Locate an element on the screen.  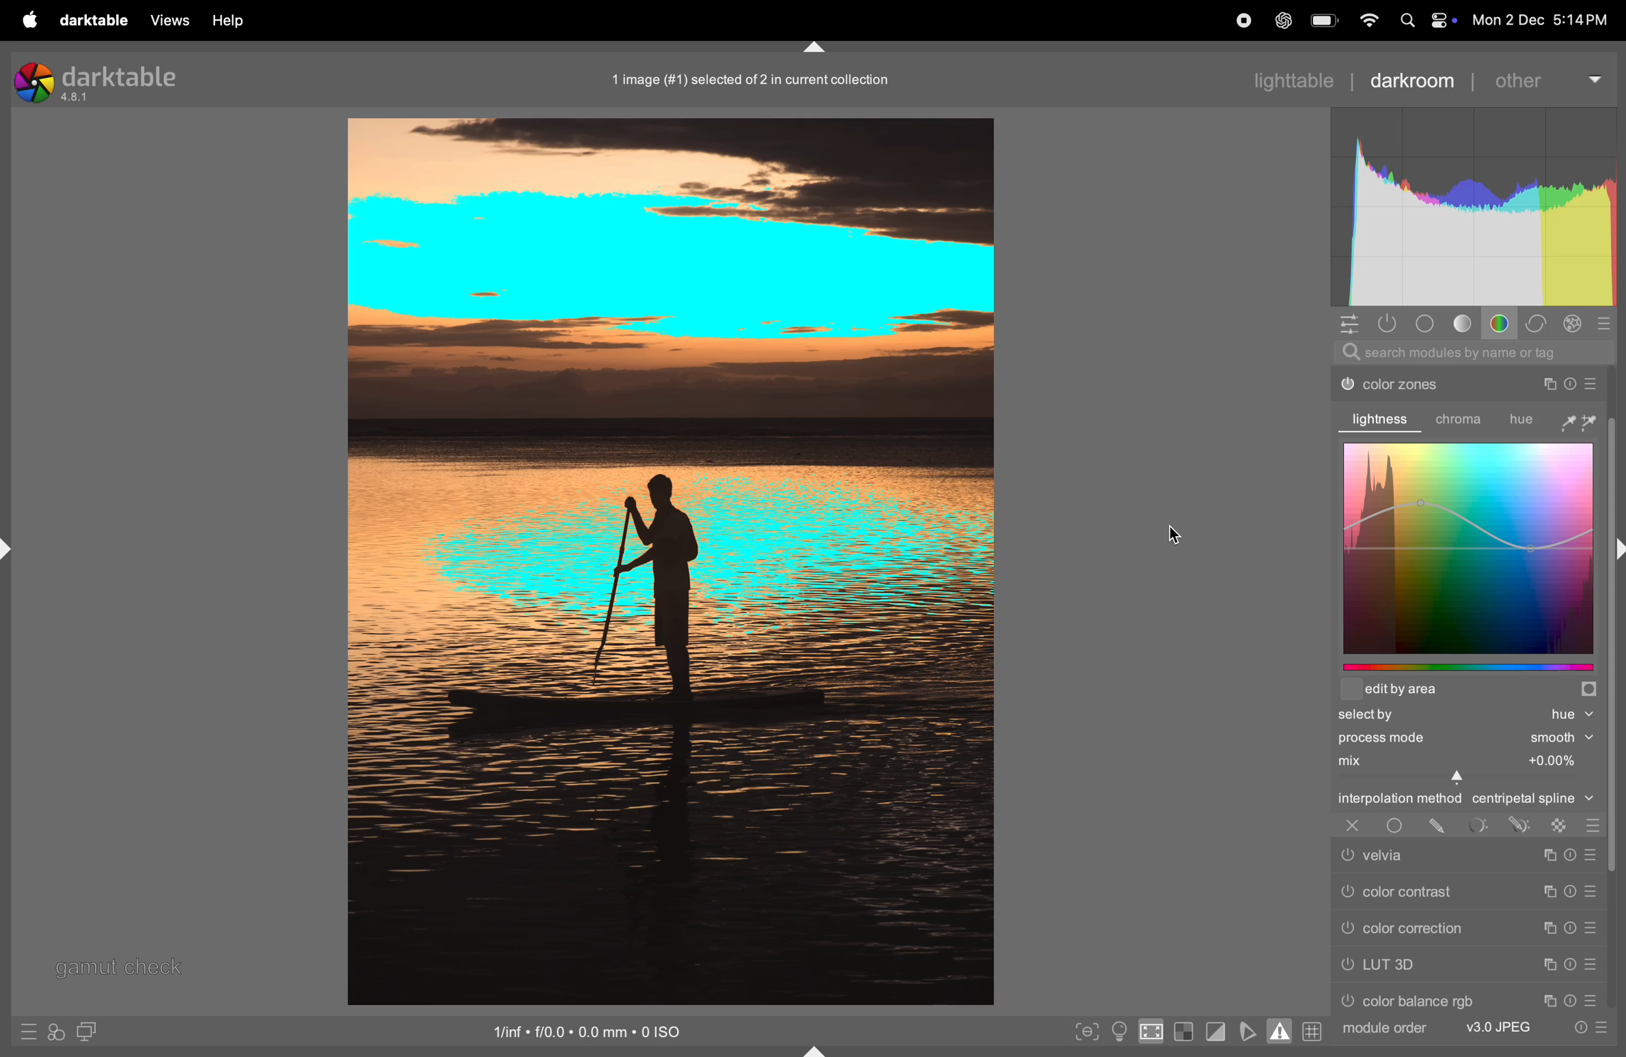
Search is located at coordinates (1408, 21).